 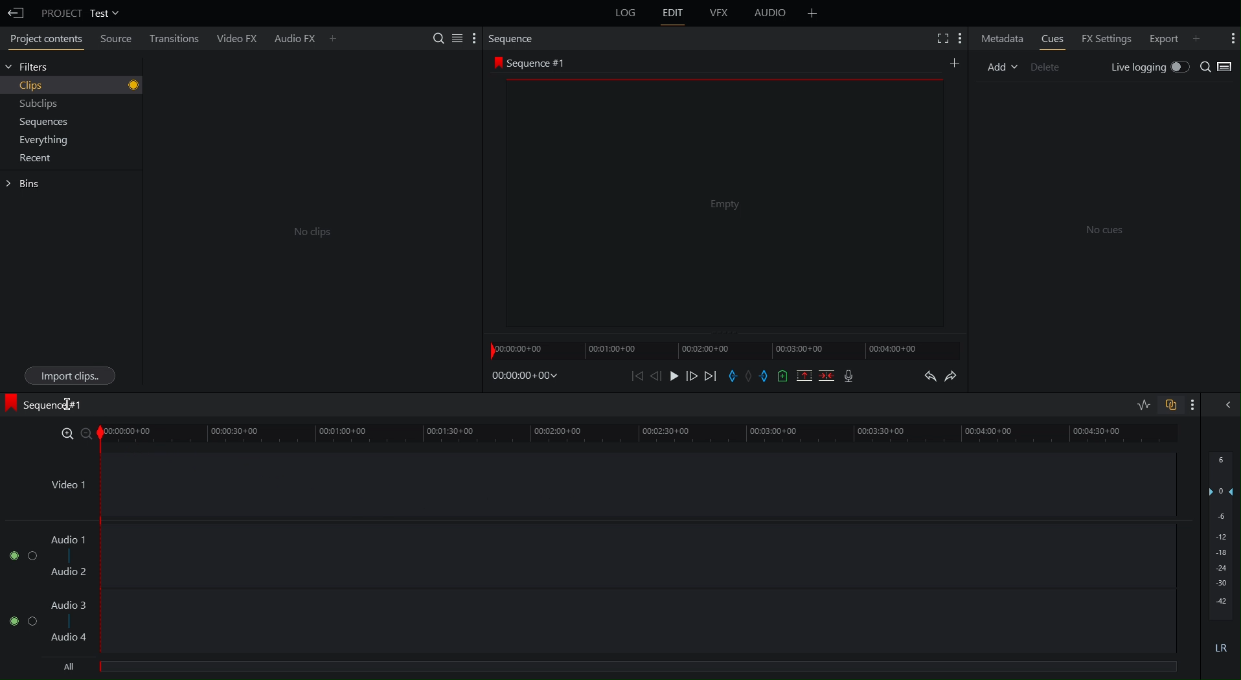 What do you see at coordinates (454, 38) in the screenshot?
I see `Search Settings` at bounding box center [454, 38].